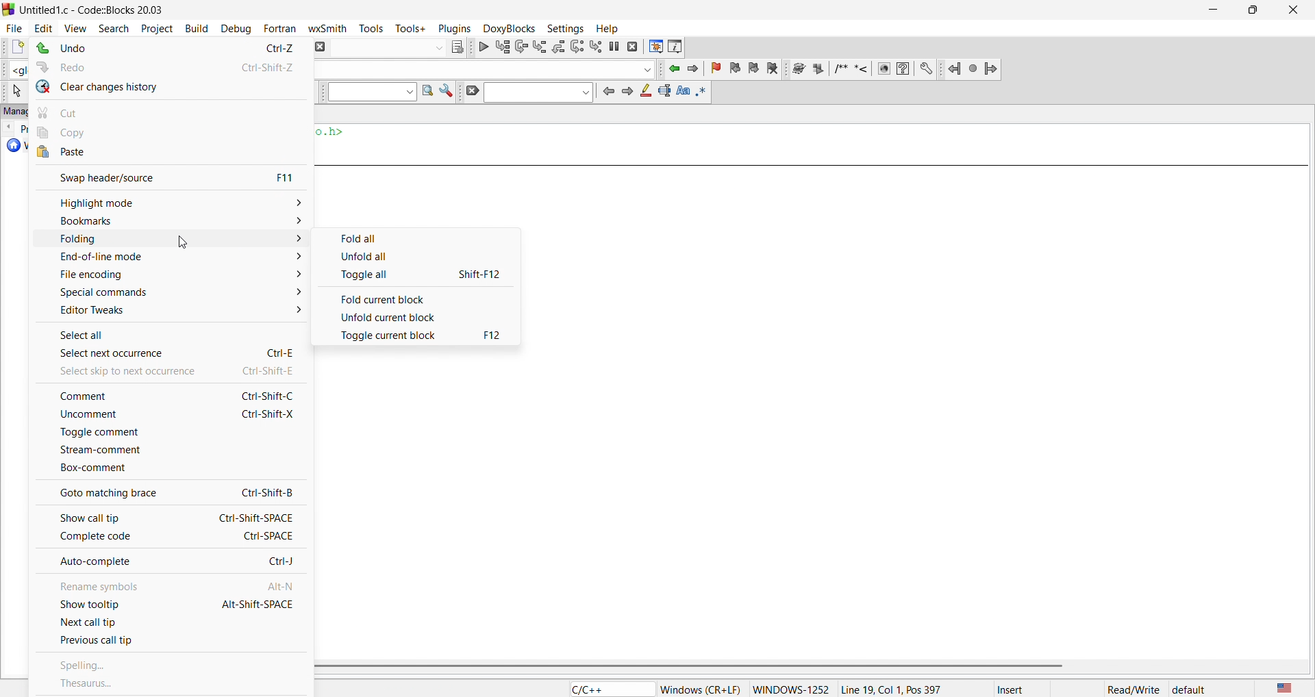 The width and height of the screenshot is (1315, 697). I want to click on selected text, so click(664, 91).